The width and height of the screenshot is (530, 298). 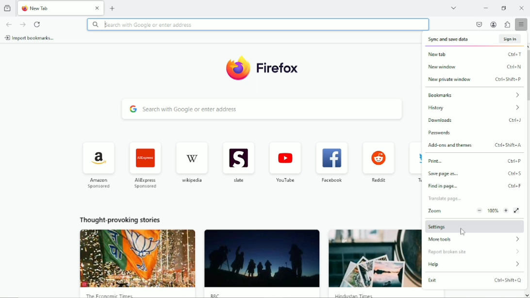 What do you see at coordinates (473, 252) in the screenshot?
I see `Report broken site >` at bounding box center [473, 252].